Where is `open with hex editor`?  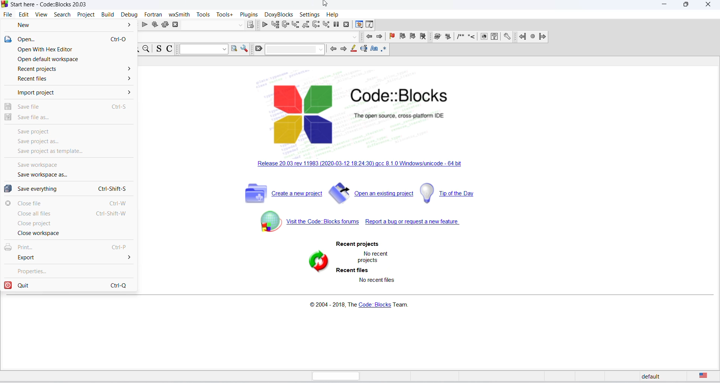
open with hex editor is located at coordinates (69, 50).